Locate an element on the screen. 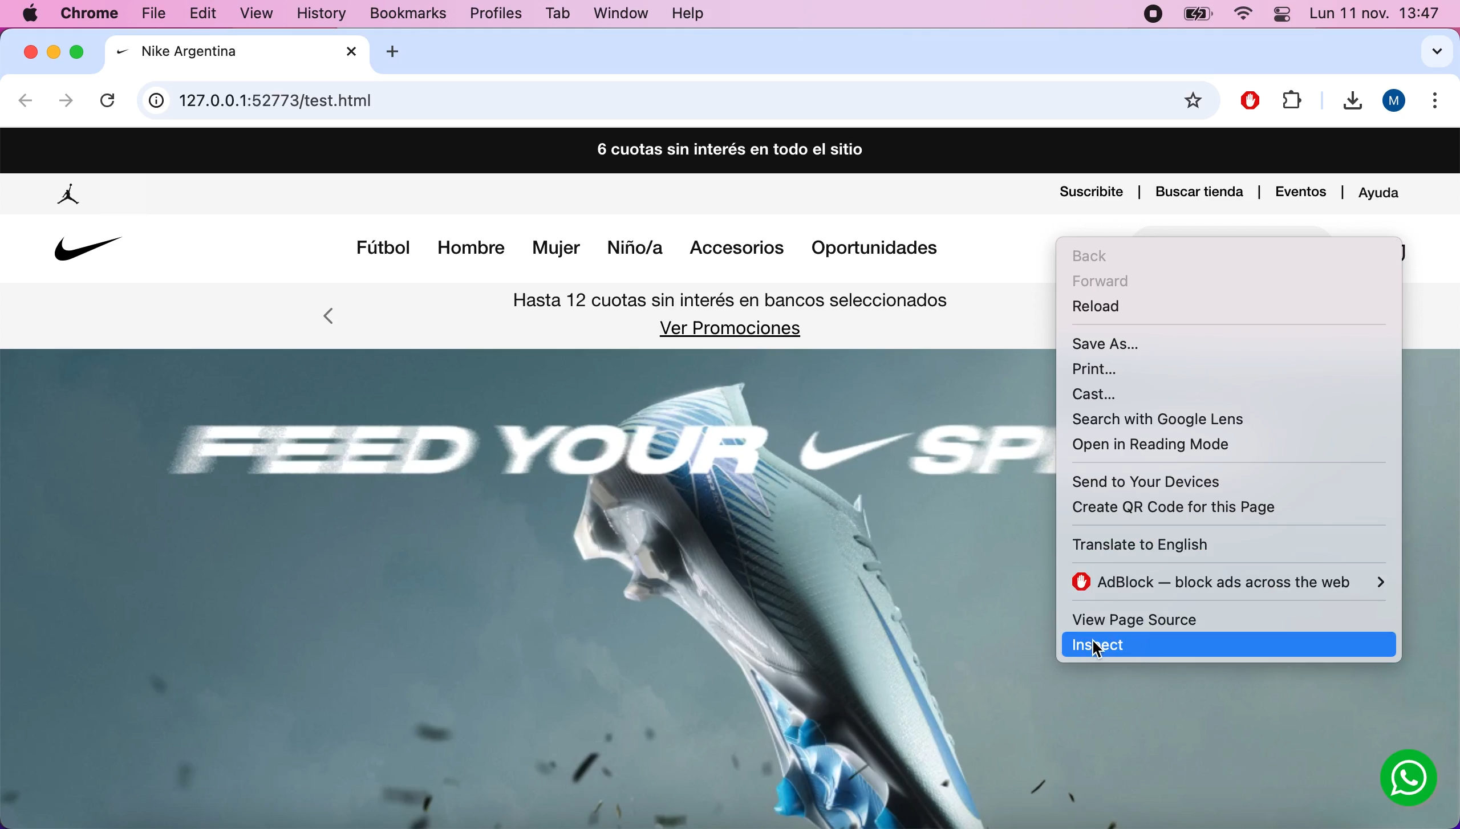 This screenshot has height=829, width=1460. close is located at coordinates (30, 51).